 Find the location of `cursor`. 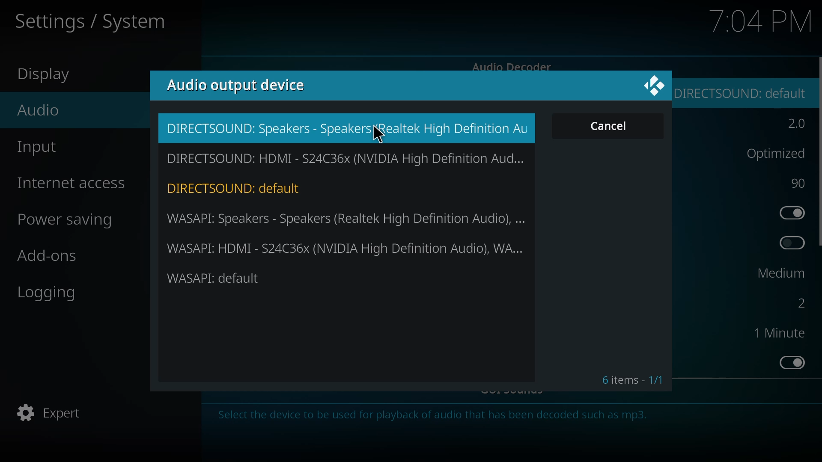

cursor is located at coordinates (378, 135).